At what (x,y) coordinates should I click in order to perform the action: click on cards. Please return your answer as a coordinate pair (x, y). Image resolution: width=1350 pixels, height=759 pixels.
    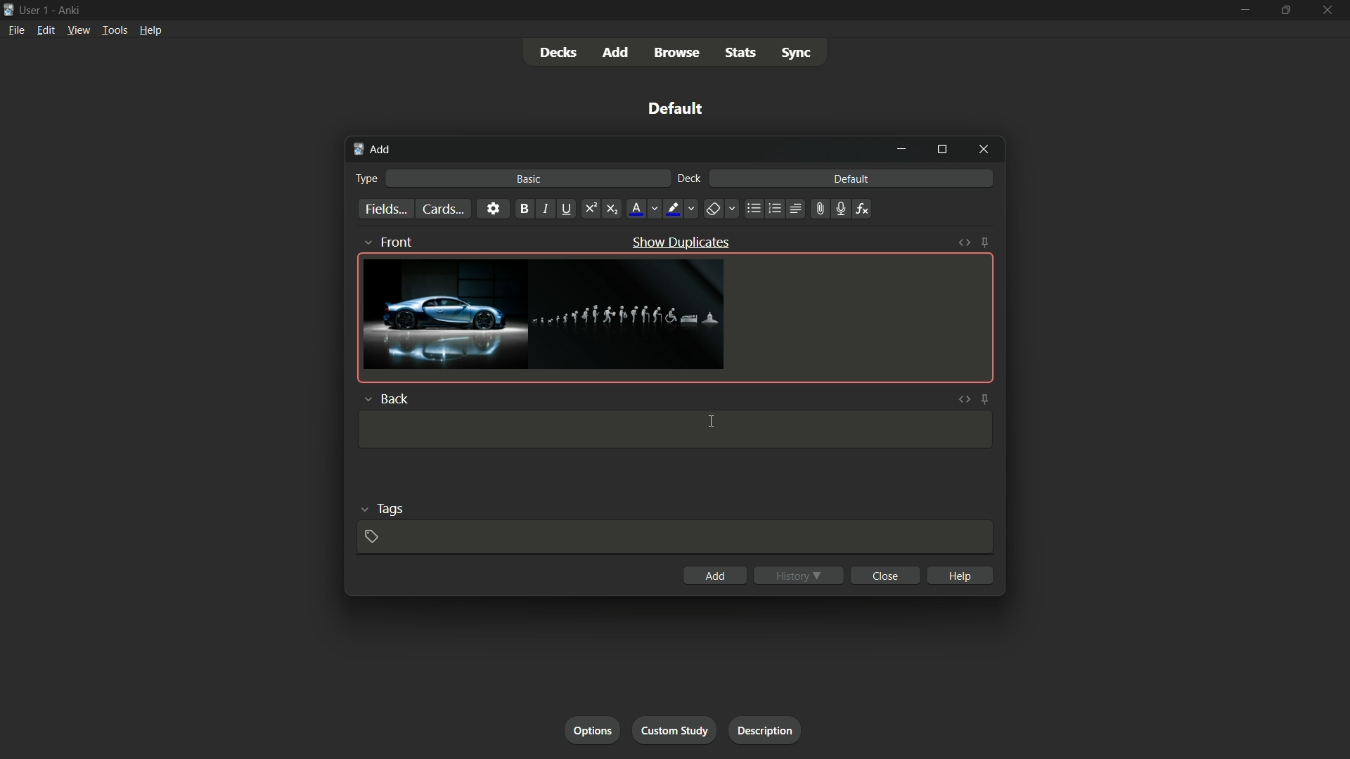
    Looking at the image, I should click on (442, 209).